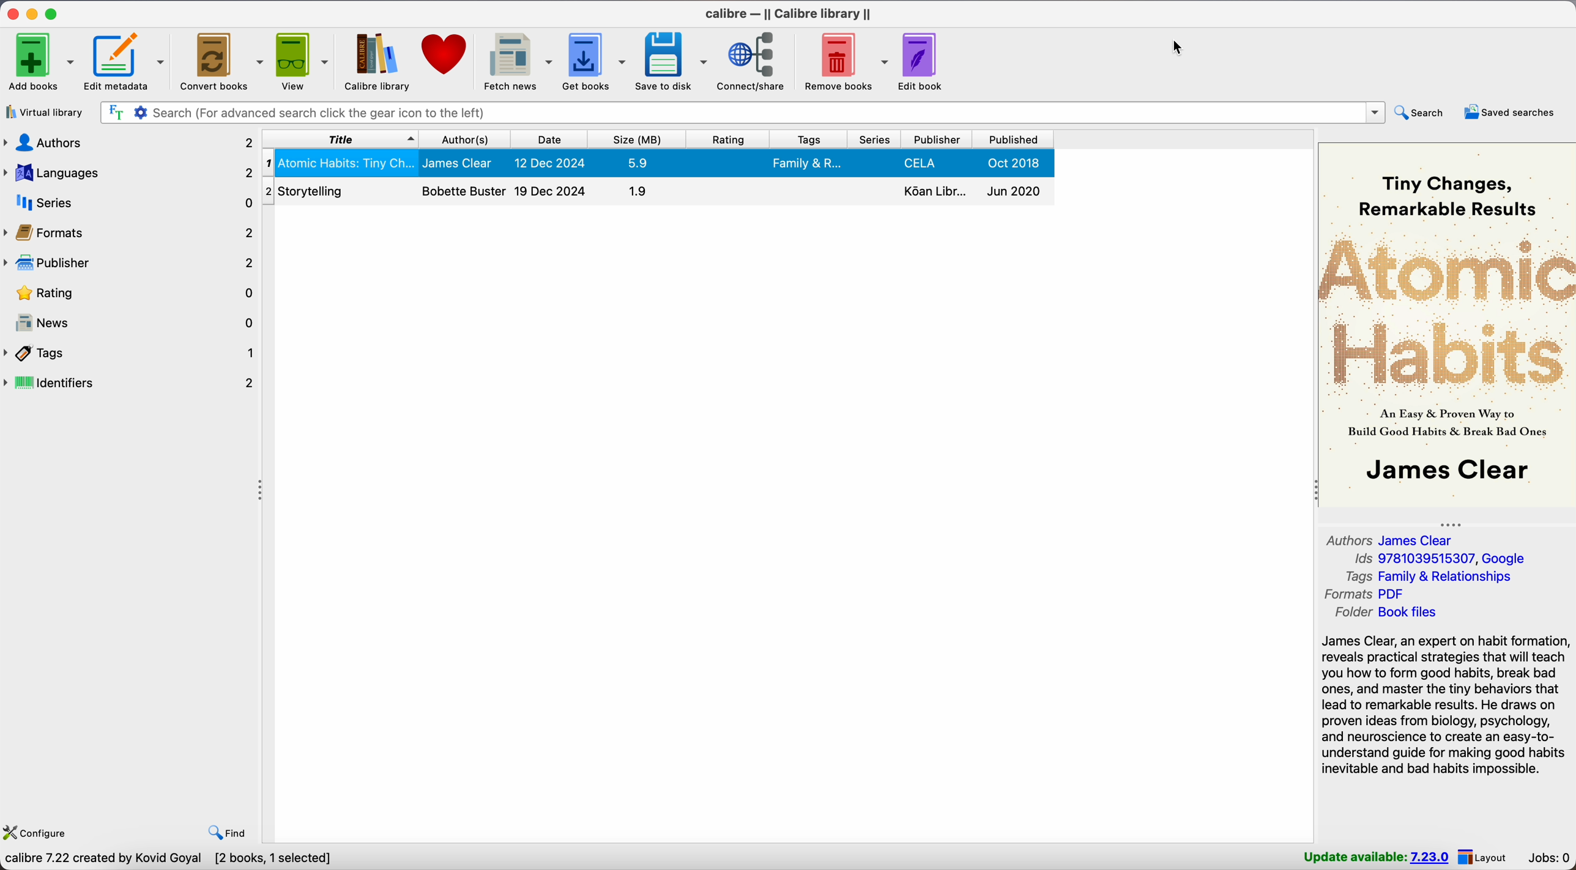  Describe the element at coordinates (34, 13) in the screenshot. I see `minimize Calibre` at that location.